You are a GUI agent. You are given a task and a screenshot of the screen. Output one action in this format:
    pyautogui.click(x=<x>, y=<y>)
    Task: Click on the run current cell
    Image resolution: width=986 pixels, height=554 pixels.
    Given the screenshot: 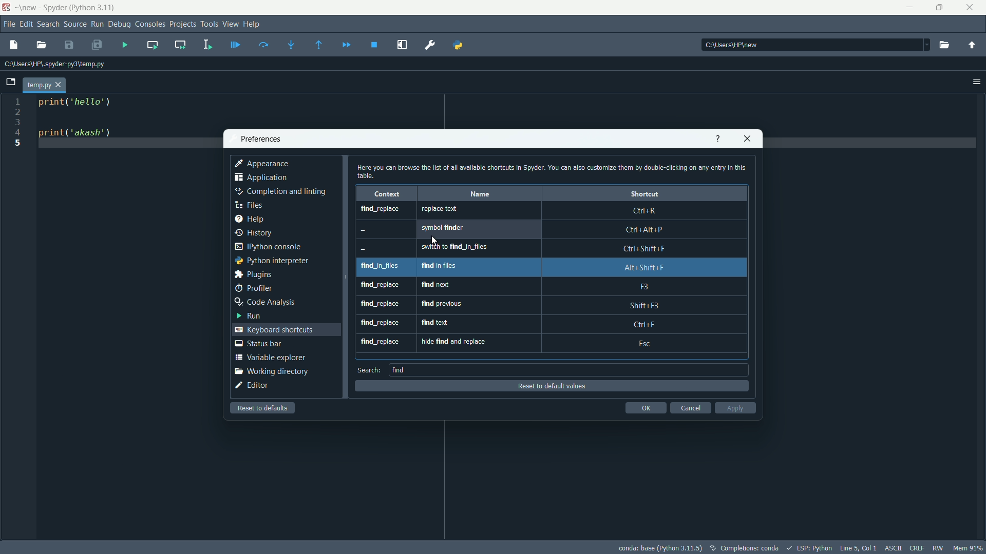 What is the action you would take?
    pyautogui.click(x=153, y=45)
    